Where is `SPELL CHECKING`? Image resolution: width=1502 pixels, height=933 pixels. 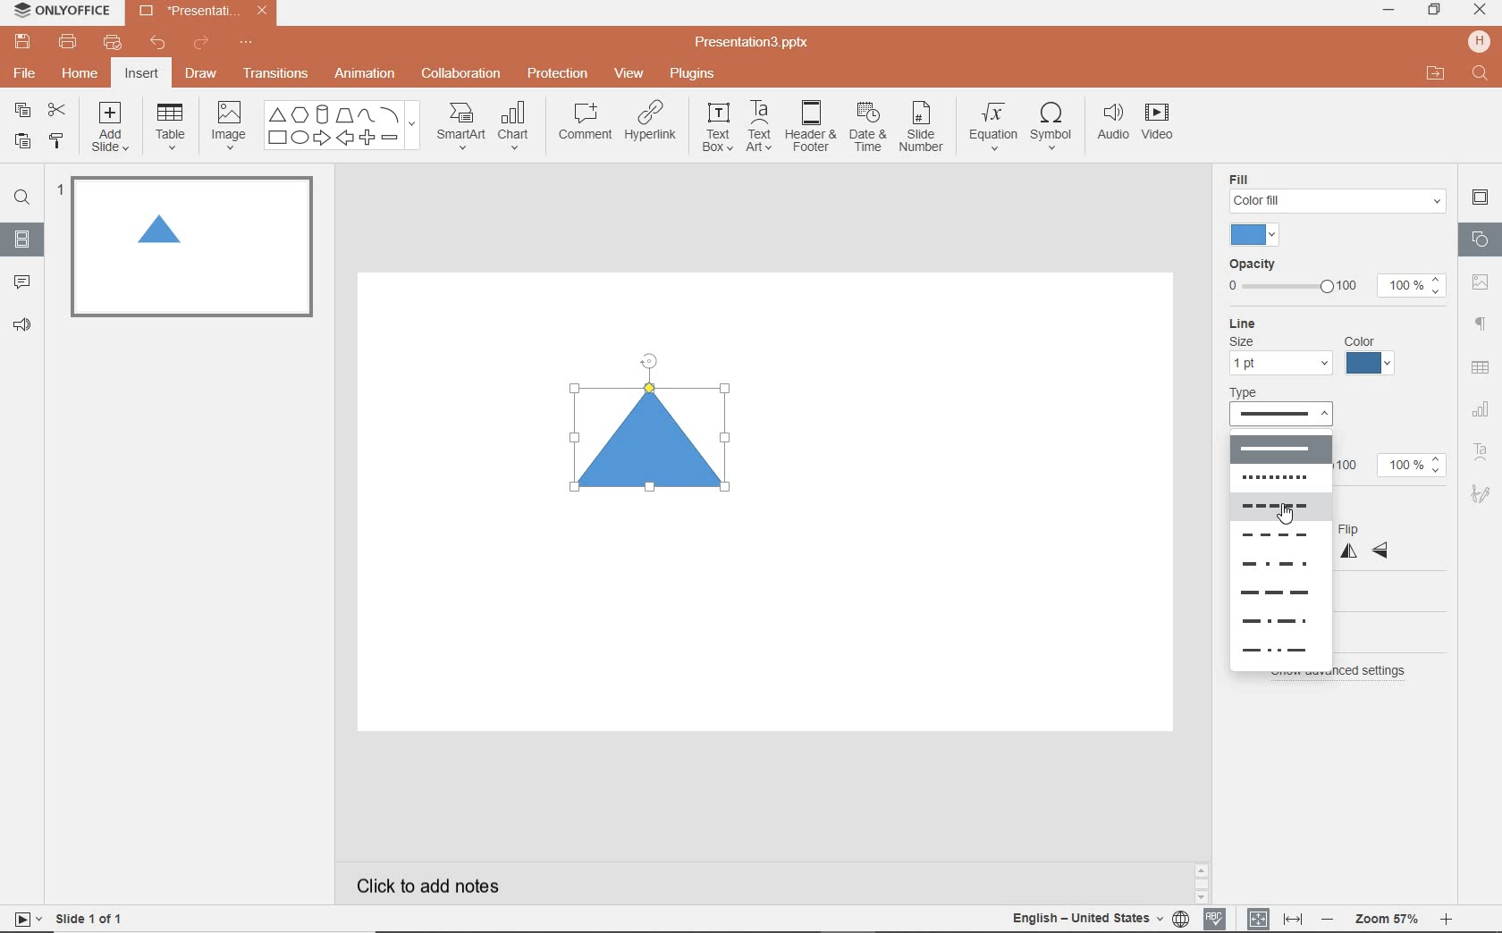 SPELL CHECKING is located at coordinates (1219, 916).